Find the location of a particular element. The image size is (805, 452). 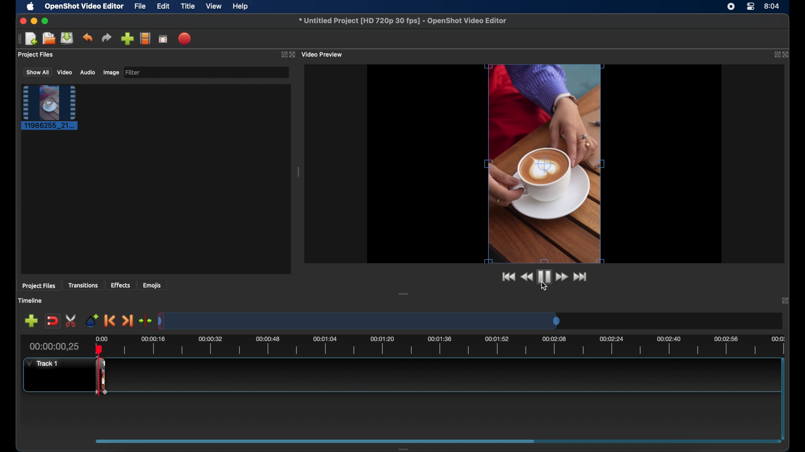

rewind is located at coordinates (527, 277).